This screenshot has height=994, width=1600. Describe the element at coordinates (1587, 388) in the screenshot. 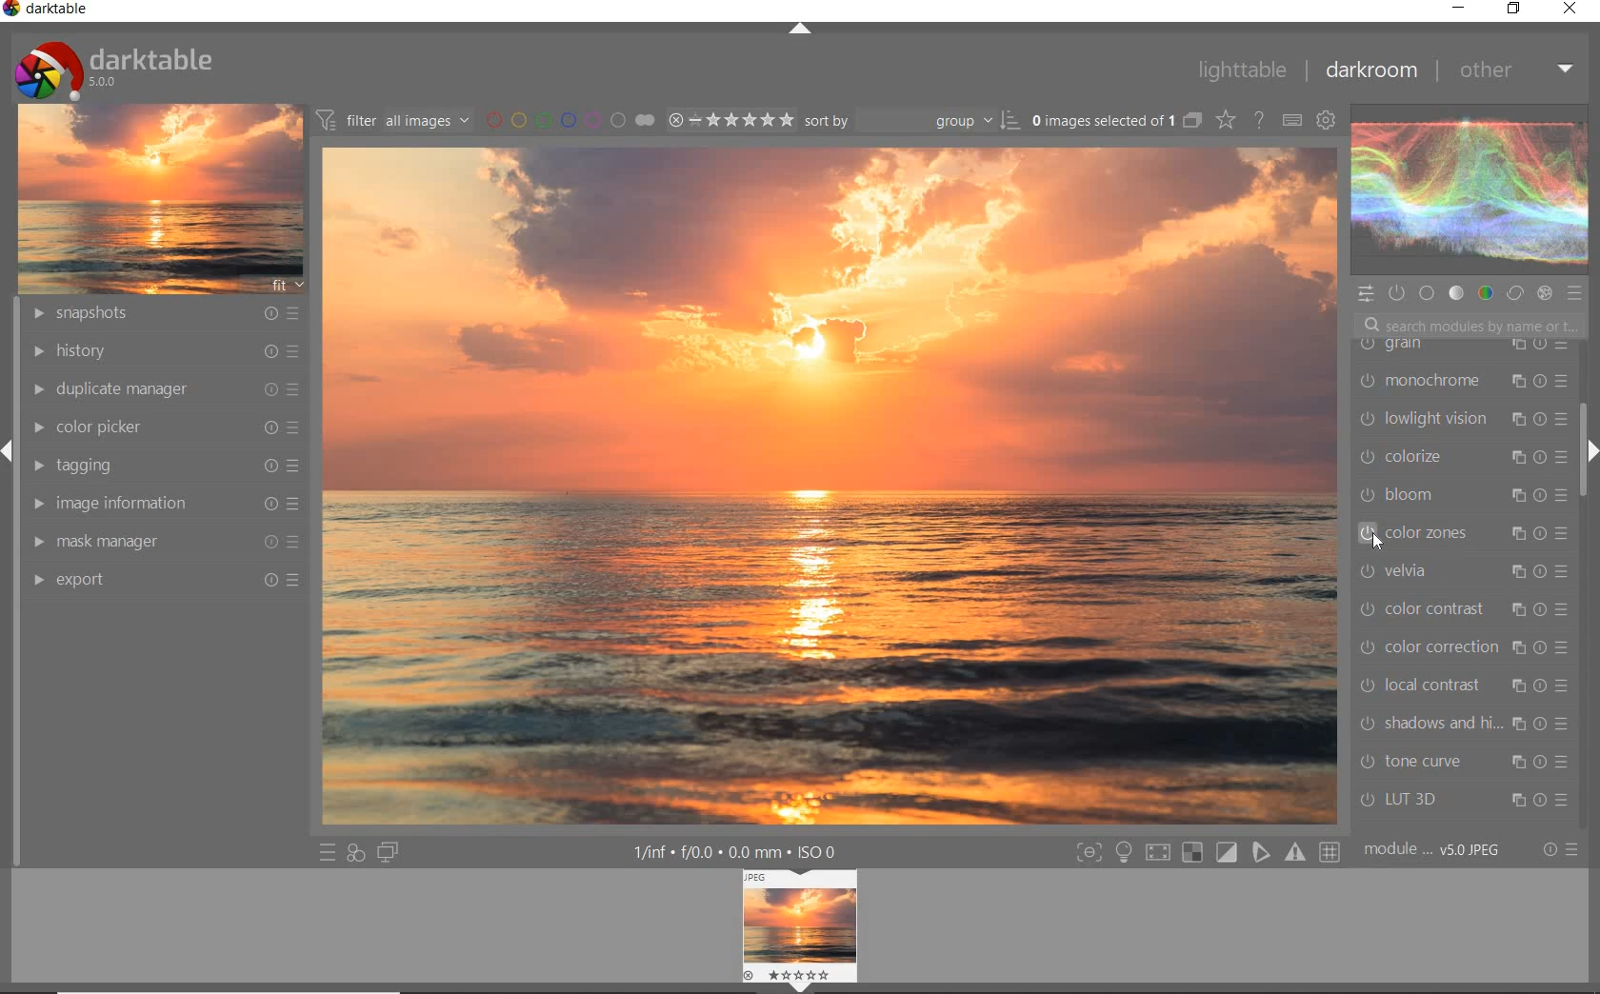

I see `SCROLLBAR` at that location.